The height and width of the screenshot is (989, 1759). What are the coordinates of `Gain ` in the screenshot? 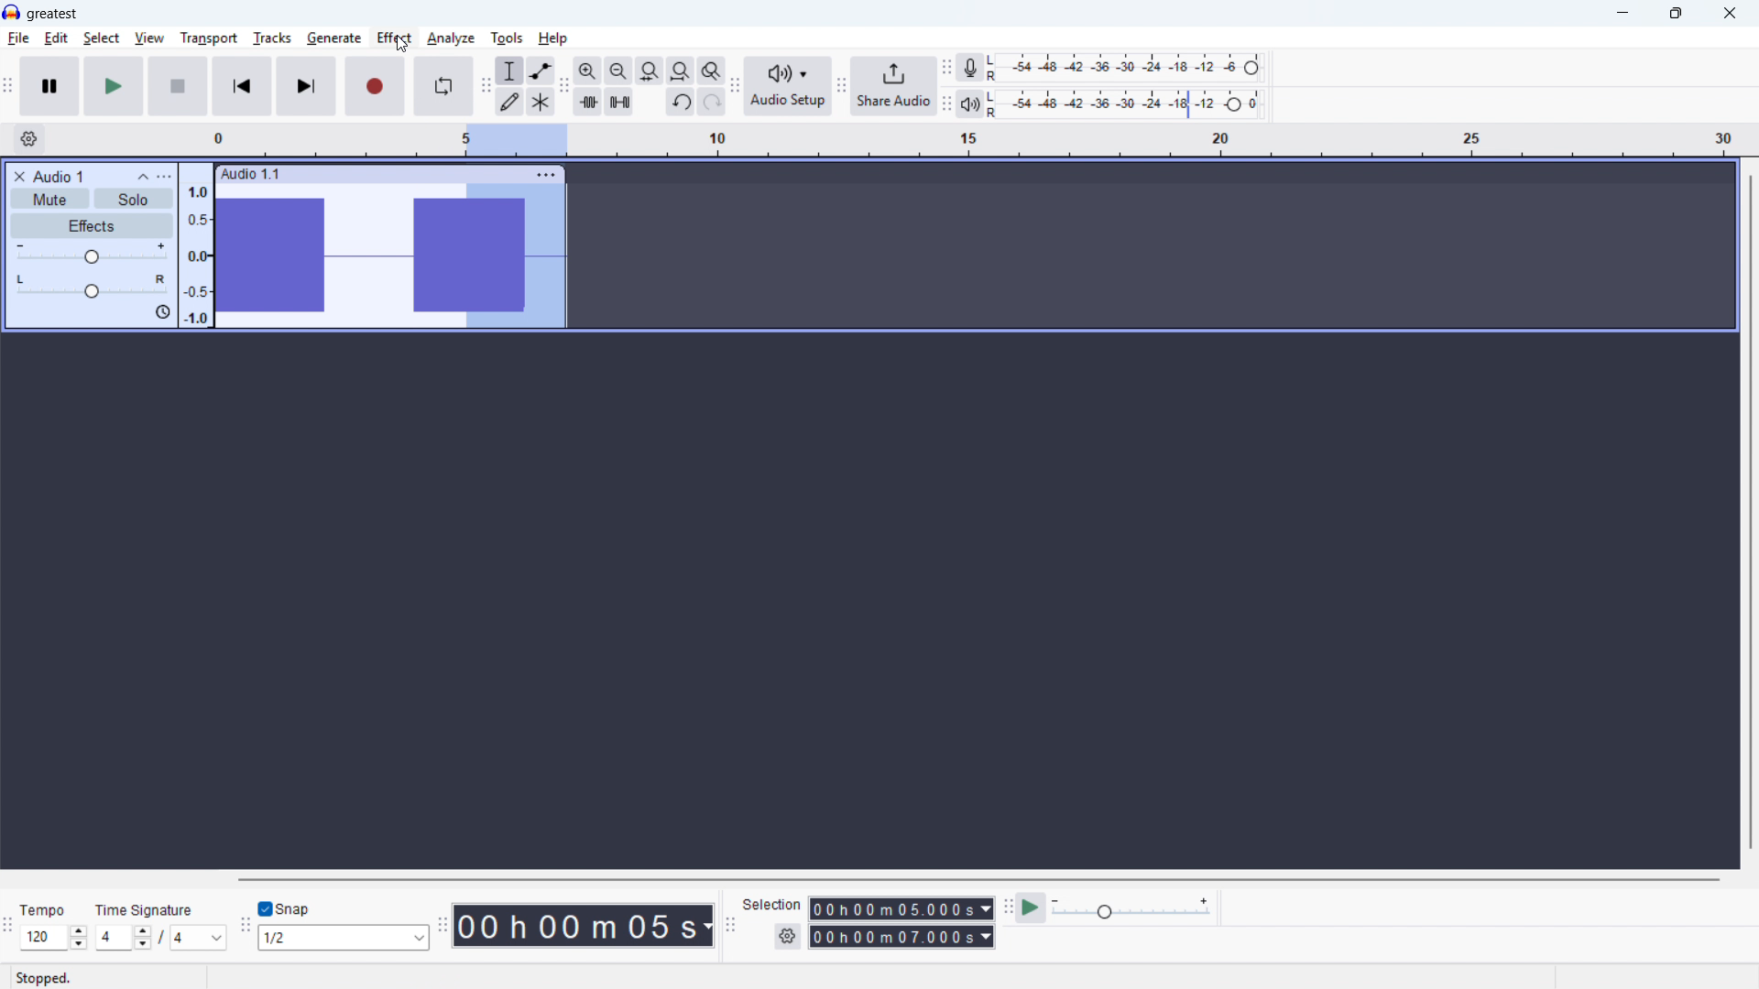 It's located at (92, 255).